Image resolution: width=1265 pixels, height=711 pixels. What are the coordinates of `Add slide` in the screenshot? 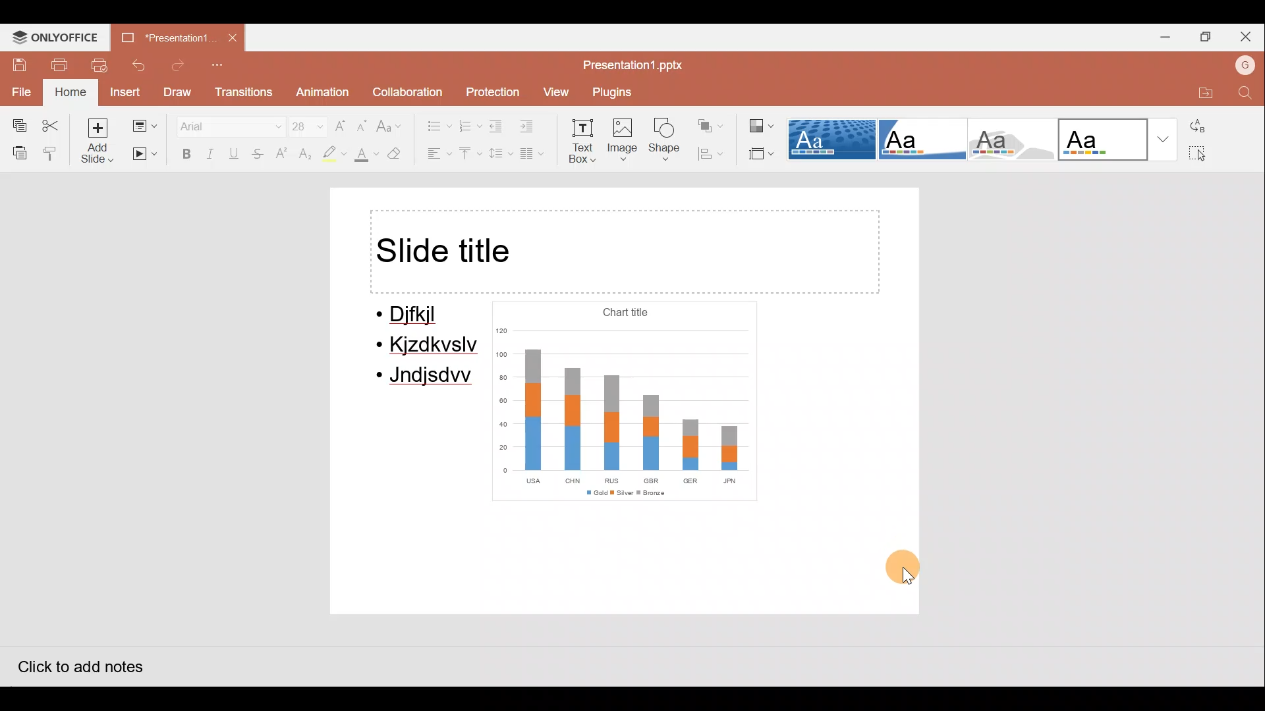 It's located at (100, 143).